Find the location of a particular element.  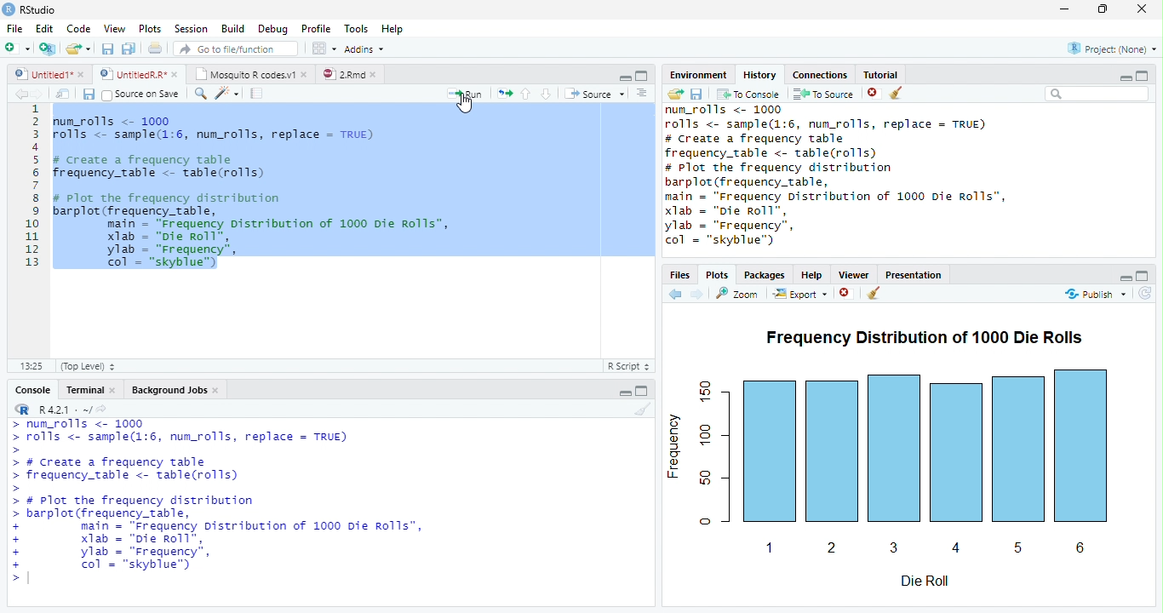

Packages is located at coordinates (765, 274).